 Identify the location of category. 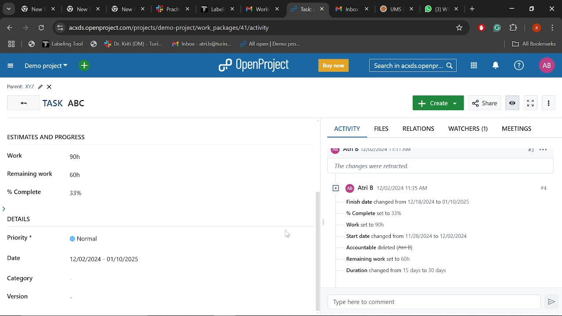
(21, 279).